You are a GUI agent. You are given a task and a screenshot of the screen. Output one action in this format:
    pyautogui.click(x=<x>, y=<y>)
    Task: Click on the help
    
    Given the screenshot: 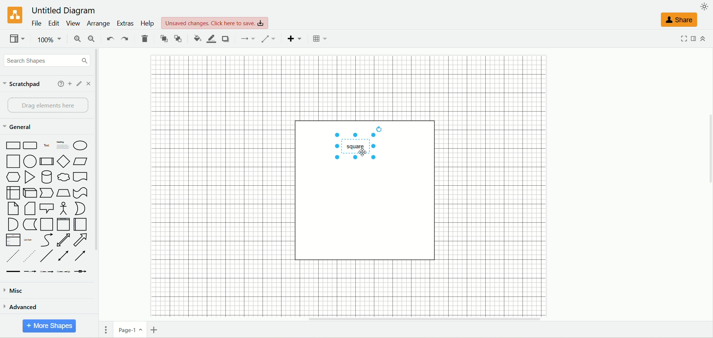 What is the action you would take?
    pyautogui.click(x=146, y=23)
    